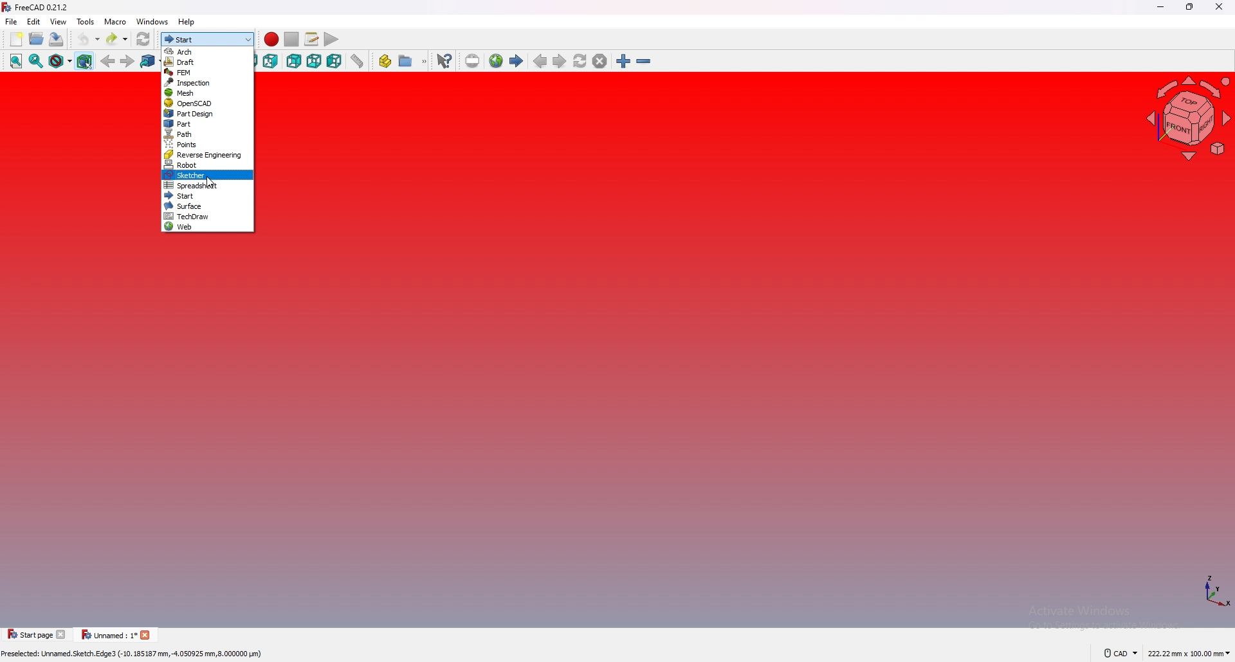 The width and height of the screenshot is (1235, 662). Describe the element at coordinates (1218, 6) in the screenshot. I see `close` at that location.